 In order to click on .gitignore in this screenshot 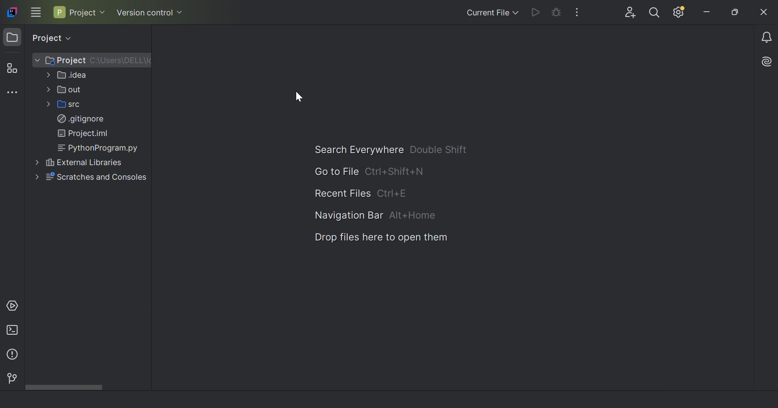, I will do `click(80, 119)`.